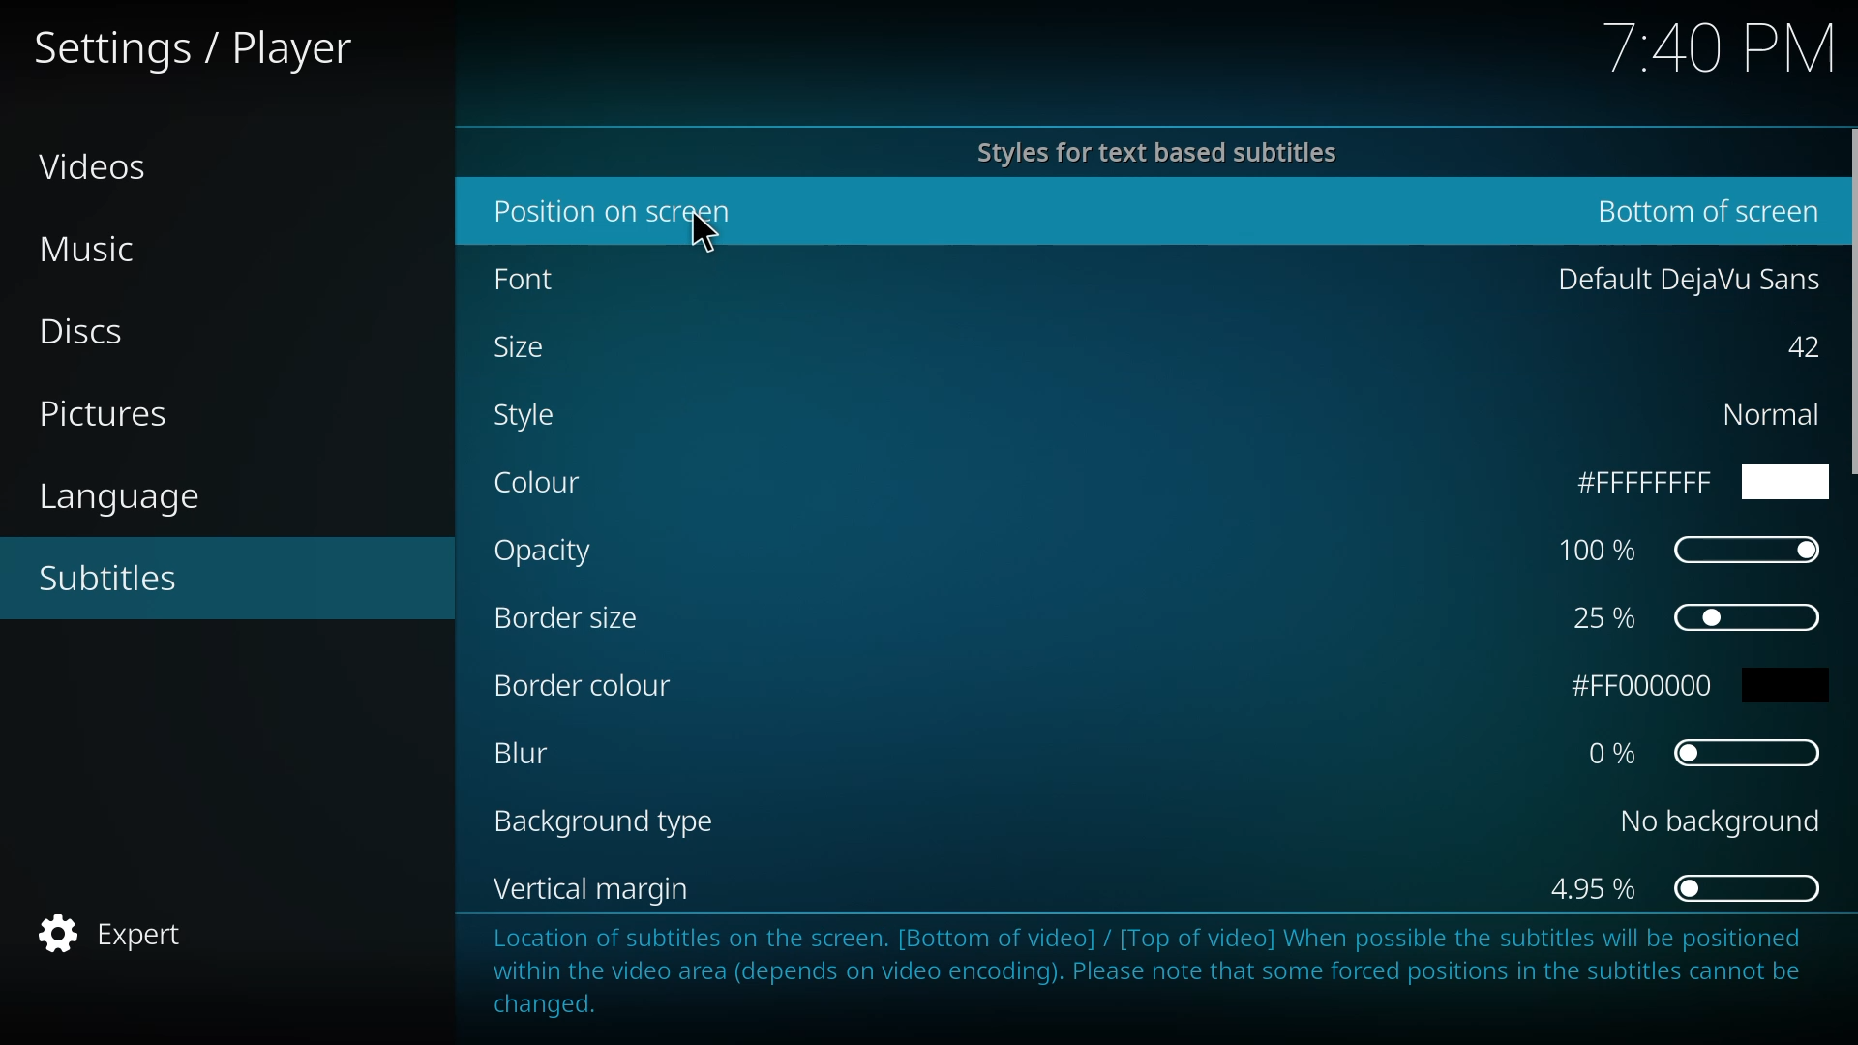 This screenshot has width=1858, height=1045. What do you see at coordinates (197, 50) in the screenshot?
I see `` at bounding box center [197, 50].